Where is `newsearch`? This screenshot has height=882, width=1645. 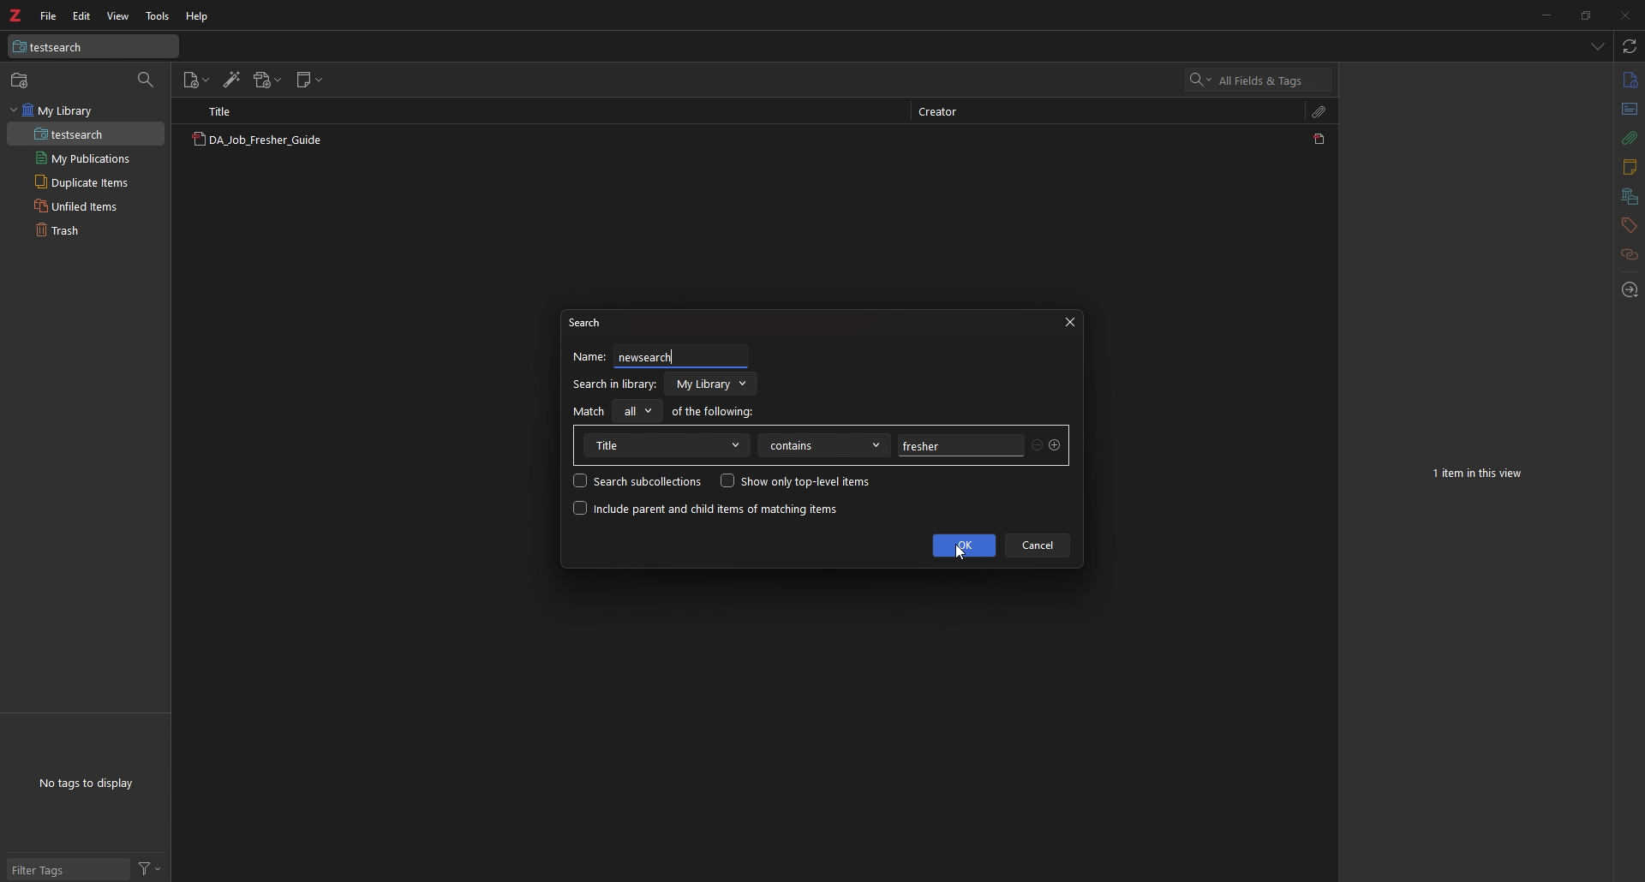
newsearch is located at coordinates (663, 355).